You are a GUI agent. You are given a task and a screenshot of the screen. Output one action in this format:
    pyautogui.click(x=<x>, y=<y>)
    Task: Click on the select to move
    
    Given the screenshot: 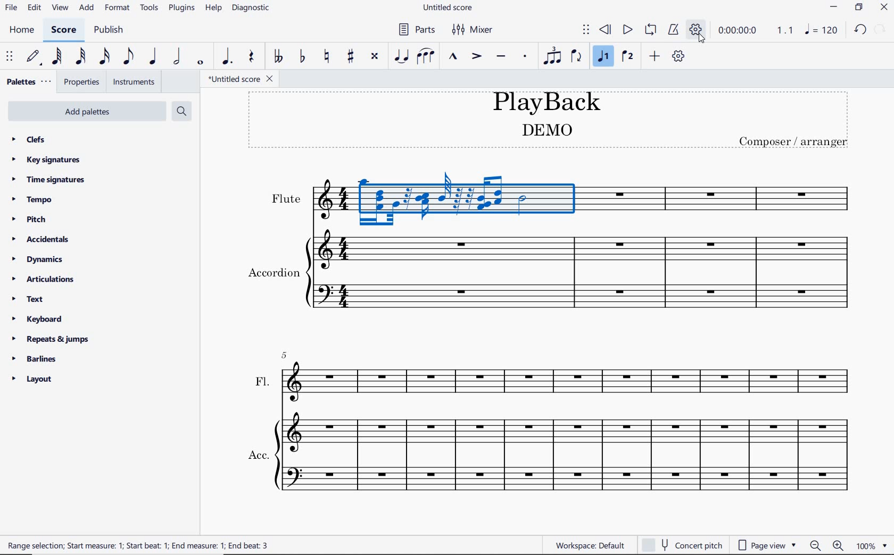 What is the action you would take?
    pyautogui.click(x=10, y=57)
    